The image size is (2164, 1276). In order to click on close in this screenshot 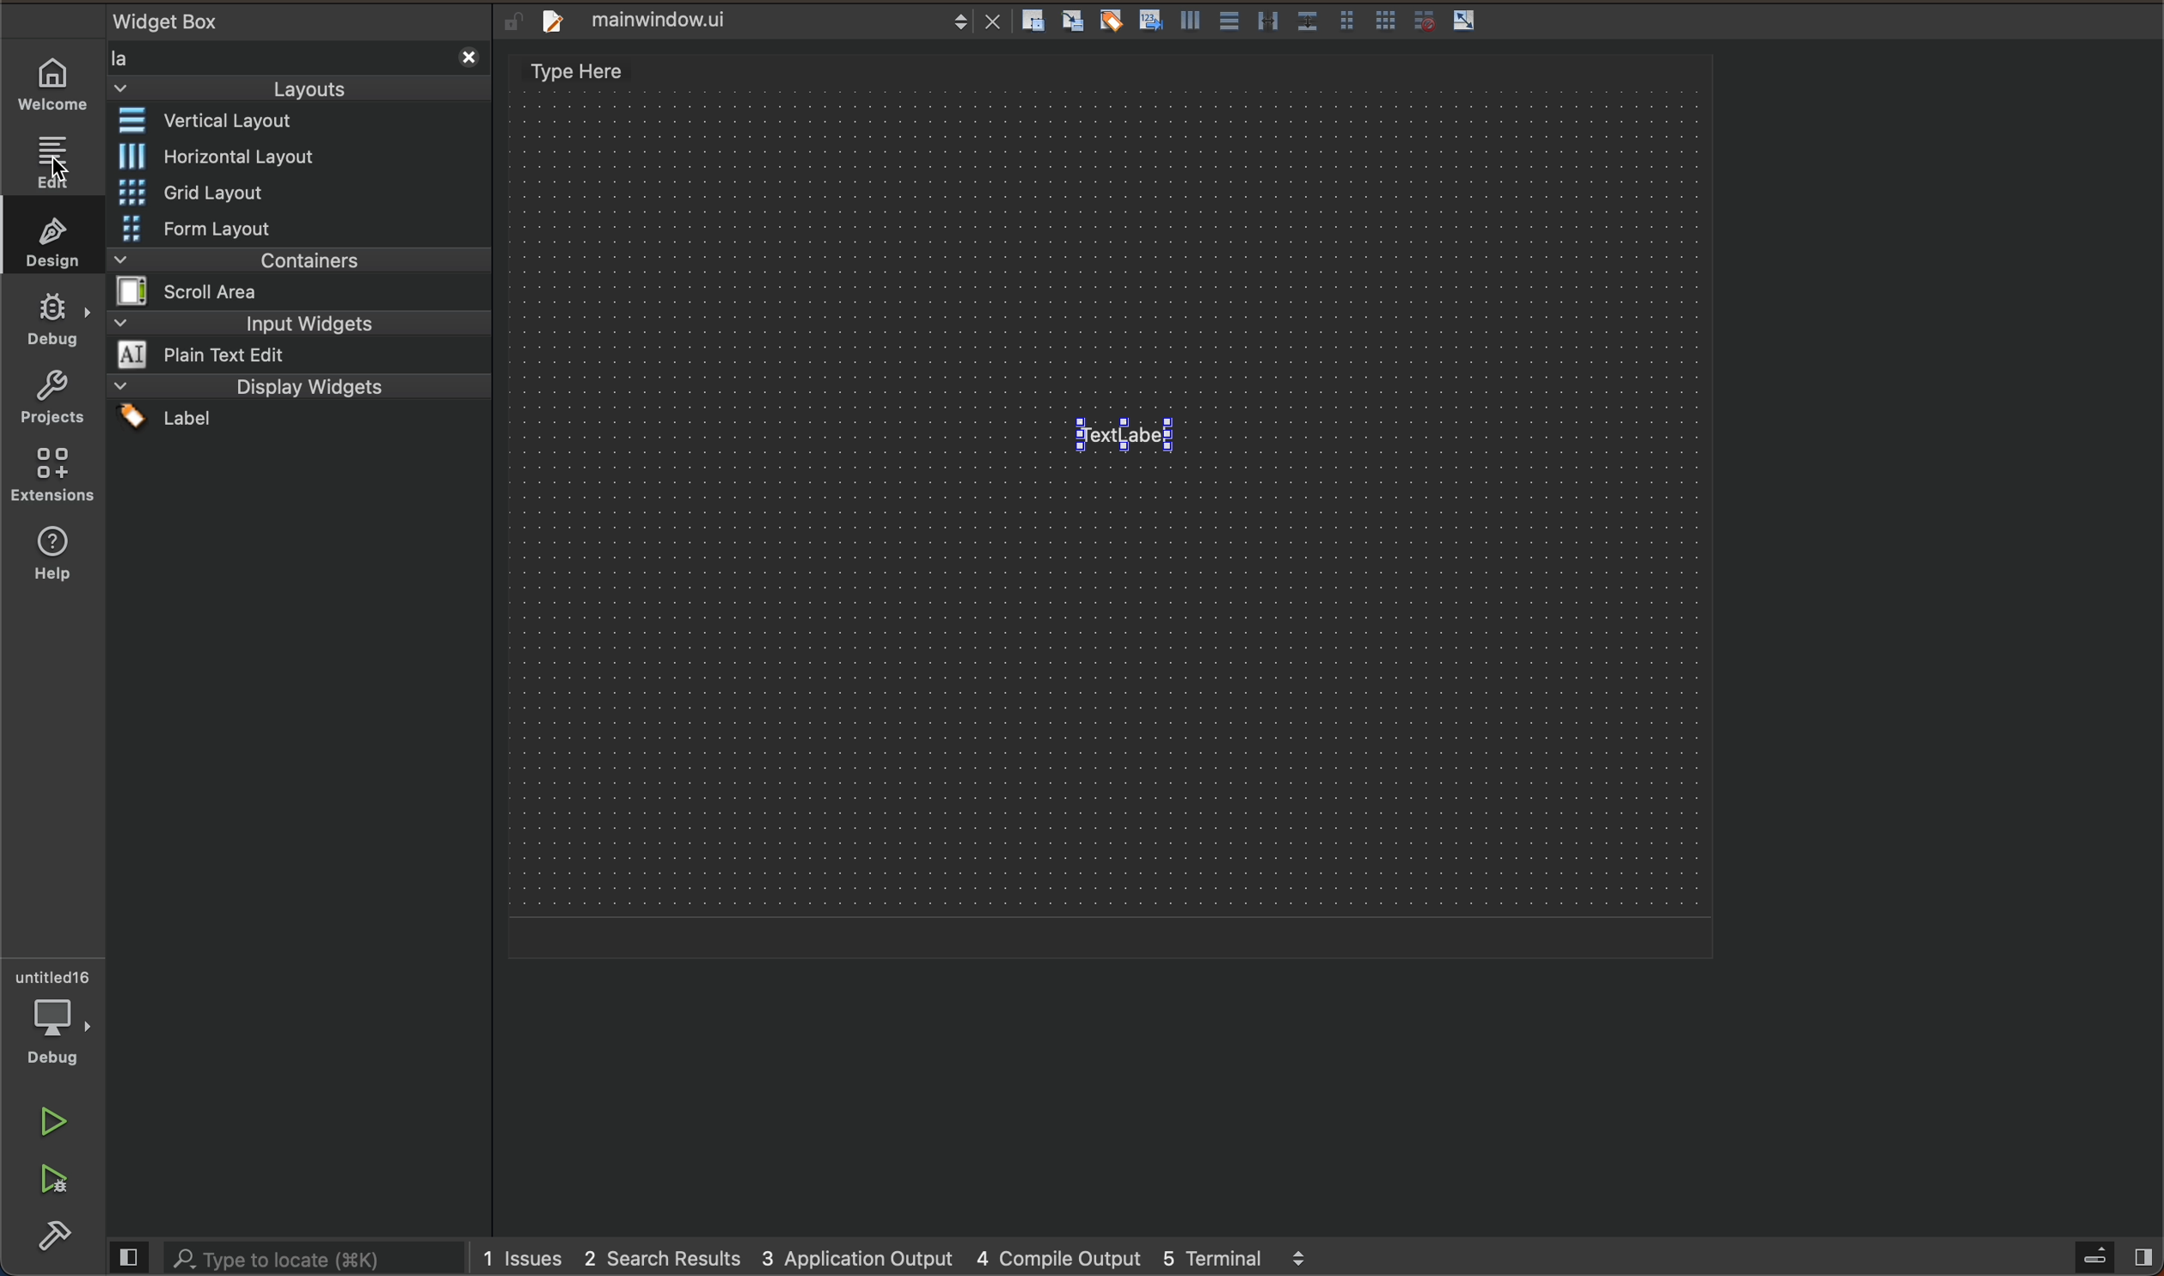, I will do `click(996, 20)`.